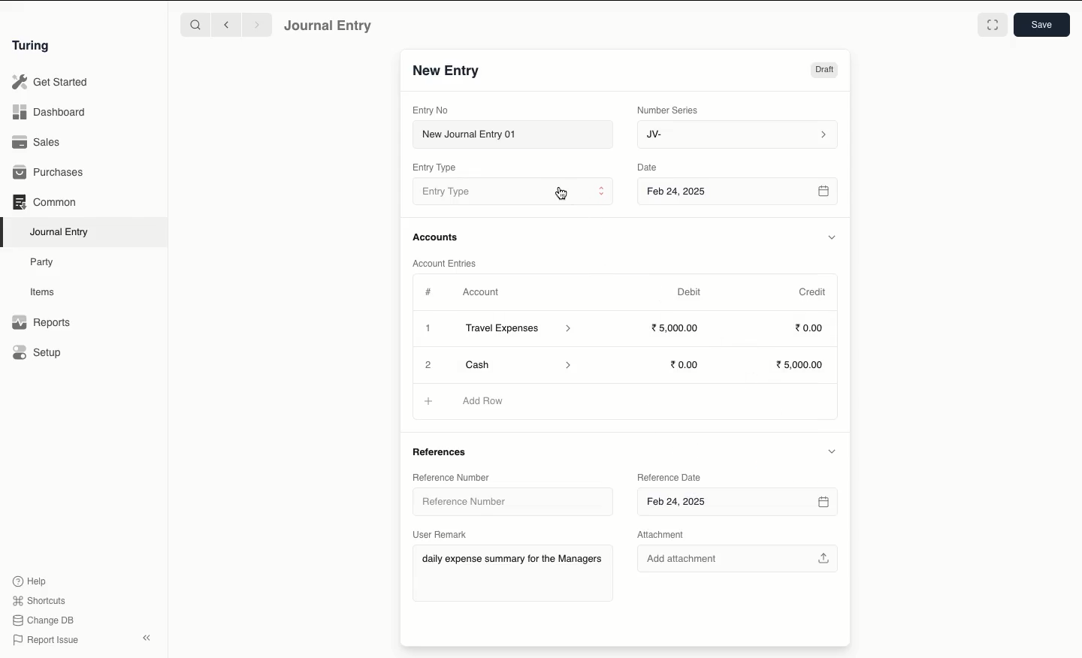  What do you see at coordinates (670, 110) in the screenshot?
I see `Number Series` at bounding box center [670, 110].